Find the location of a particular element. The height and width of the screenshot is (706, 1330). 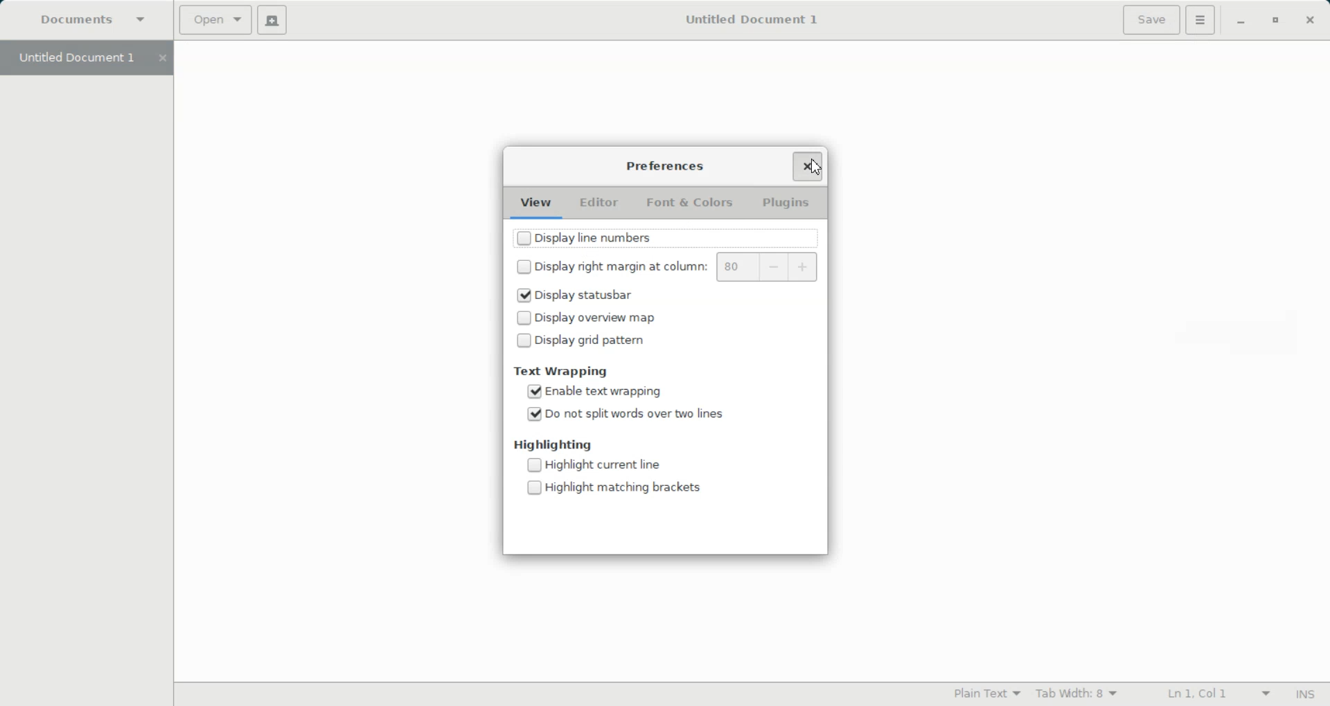

(un)check Disable Highlight matching brackets is located at coordinates (617, 487).